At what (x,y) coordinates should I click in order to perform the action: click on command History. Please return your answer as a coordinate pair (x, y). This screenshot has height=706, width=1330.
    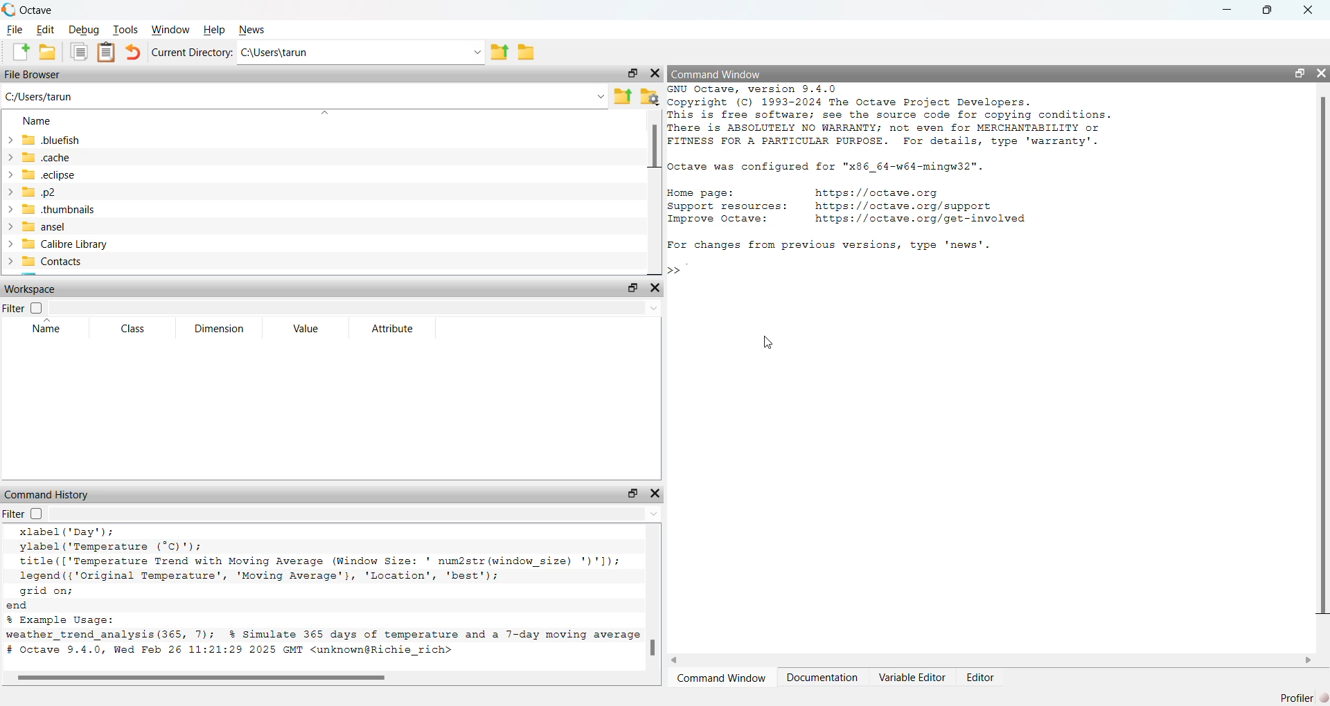
    Looking at the image, I should click on (49, 495).